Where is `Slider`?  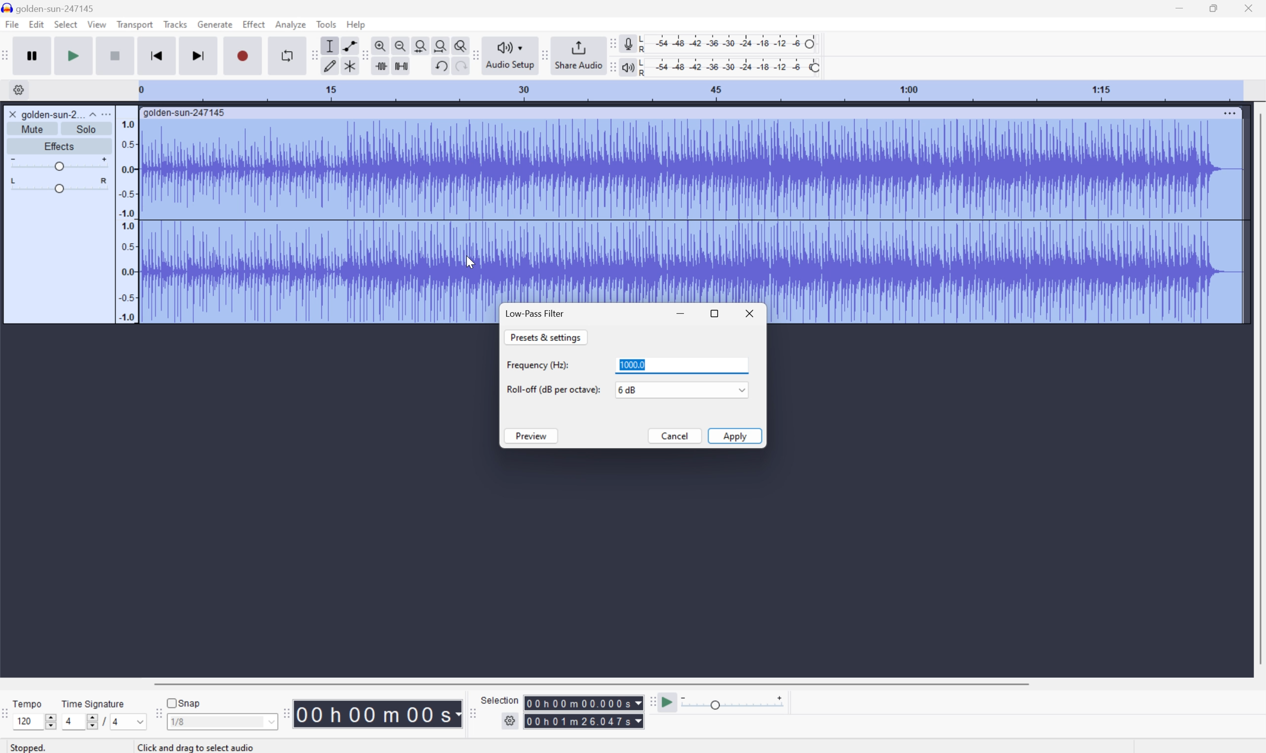 Slider is located at coordinates (58, 162).